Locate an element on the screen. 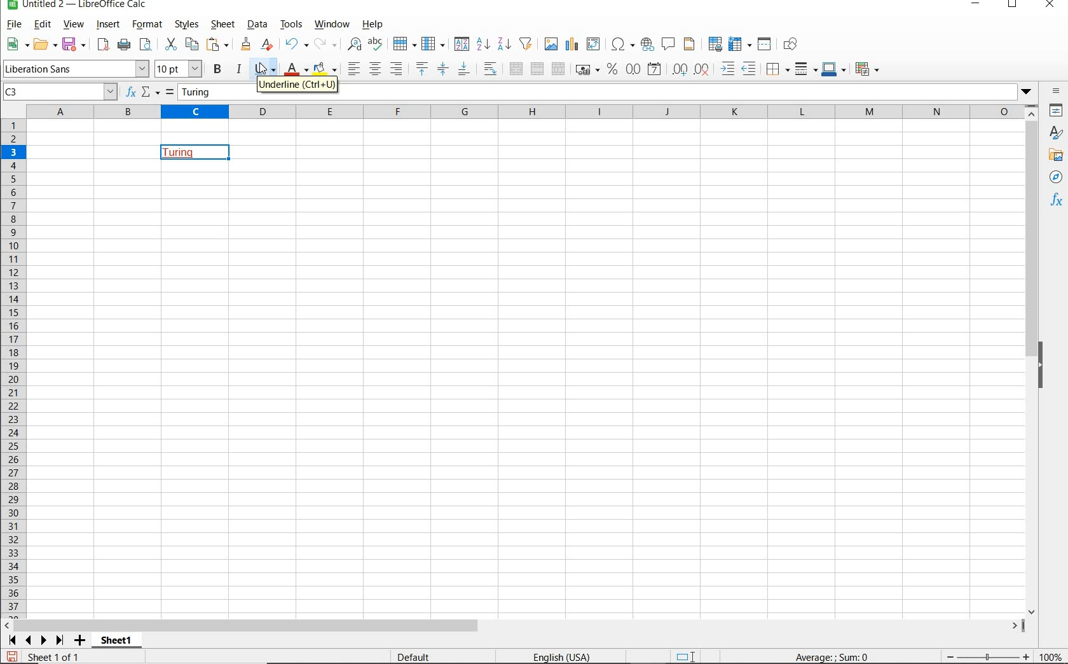 The image size is (1068, 664). Turing is located at coordinates (202, 92).